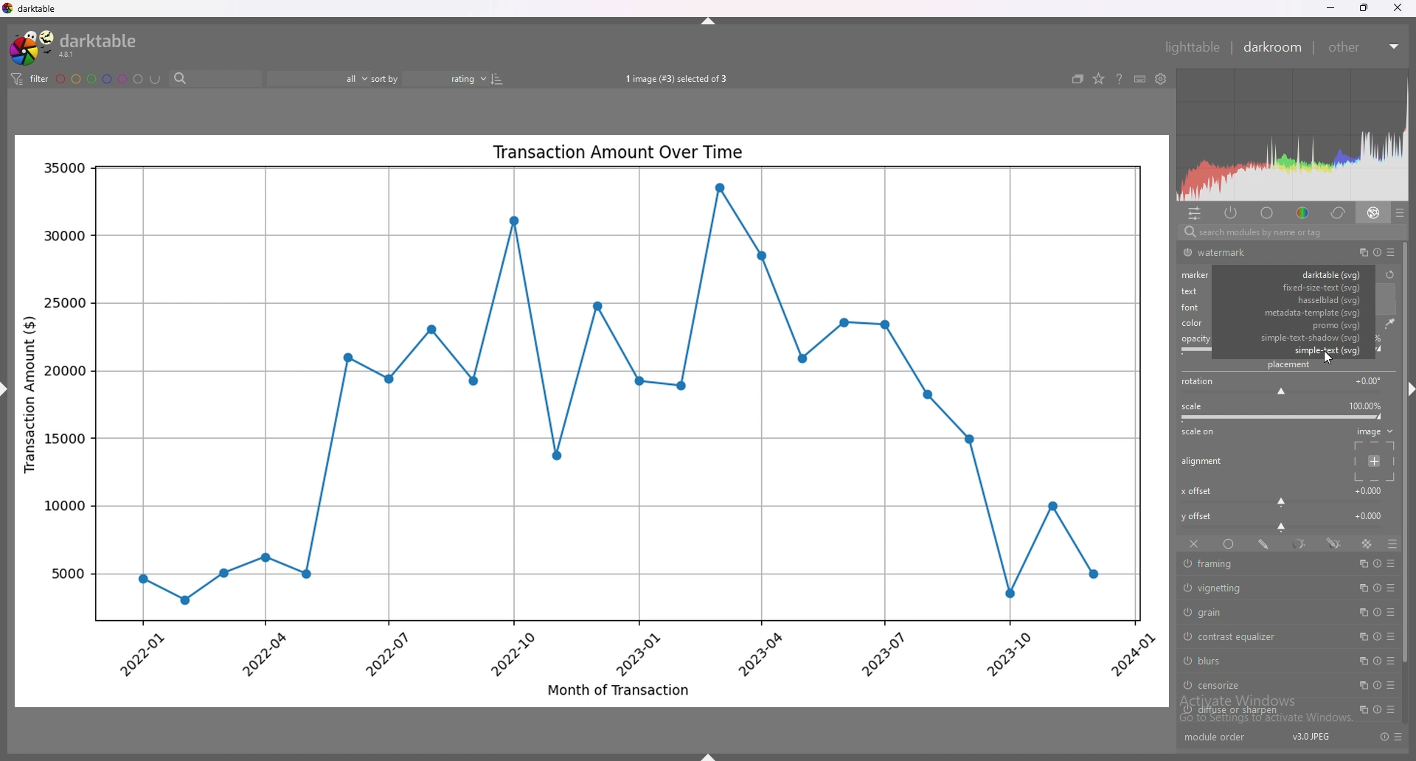 This screenshot has height=761, width=1416. I want to click on scroll bar, so click(1403, 456).